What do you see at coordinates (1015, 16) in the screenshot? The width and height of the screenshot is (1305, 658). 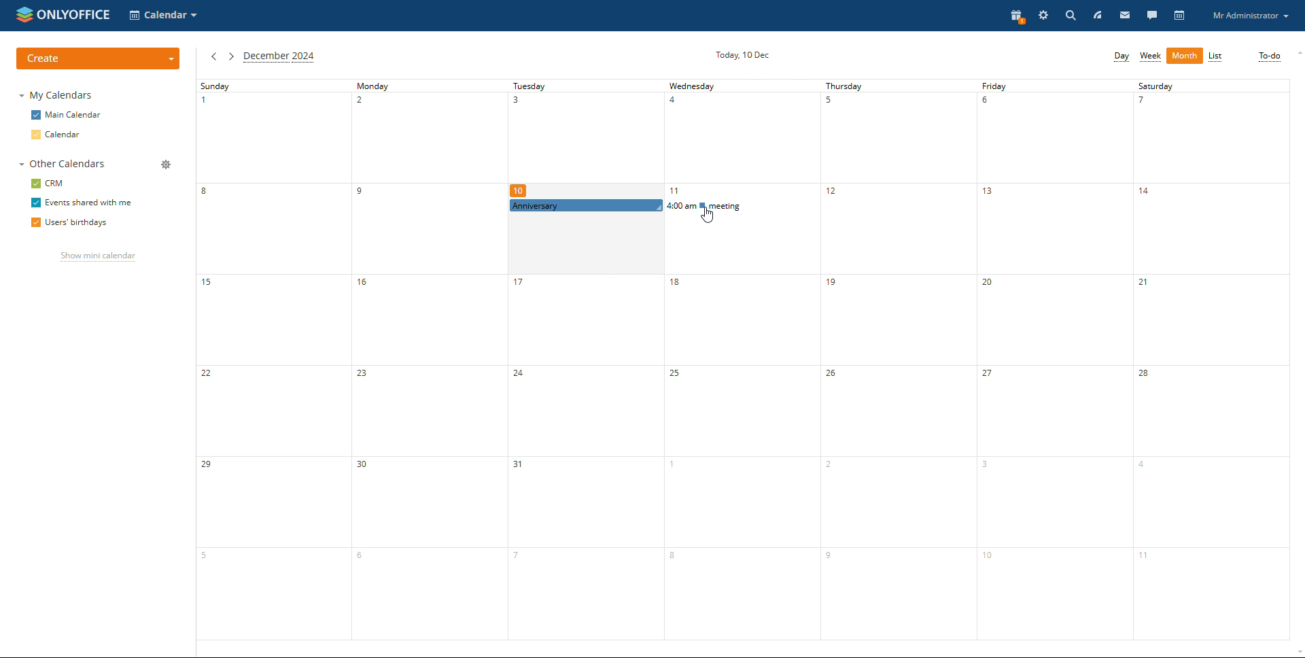 I see `present` at bounding box center [1015, 16].